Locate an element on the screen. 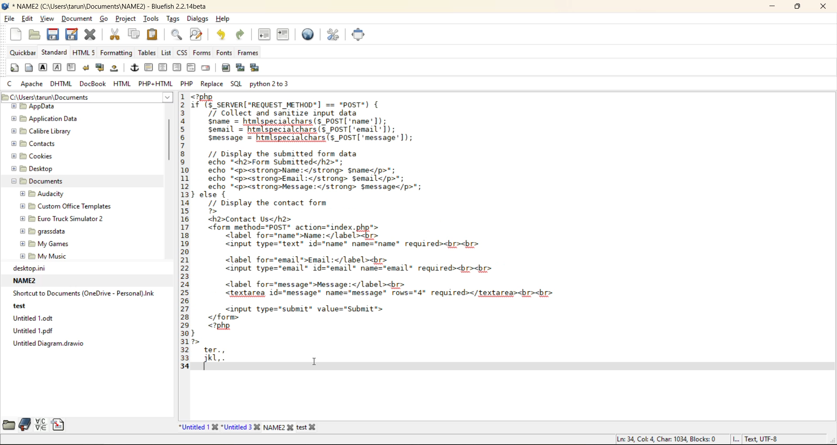  Untitled Diagram.drawio is located at coordinates (47, 345).